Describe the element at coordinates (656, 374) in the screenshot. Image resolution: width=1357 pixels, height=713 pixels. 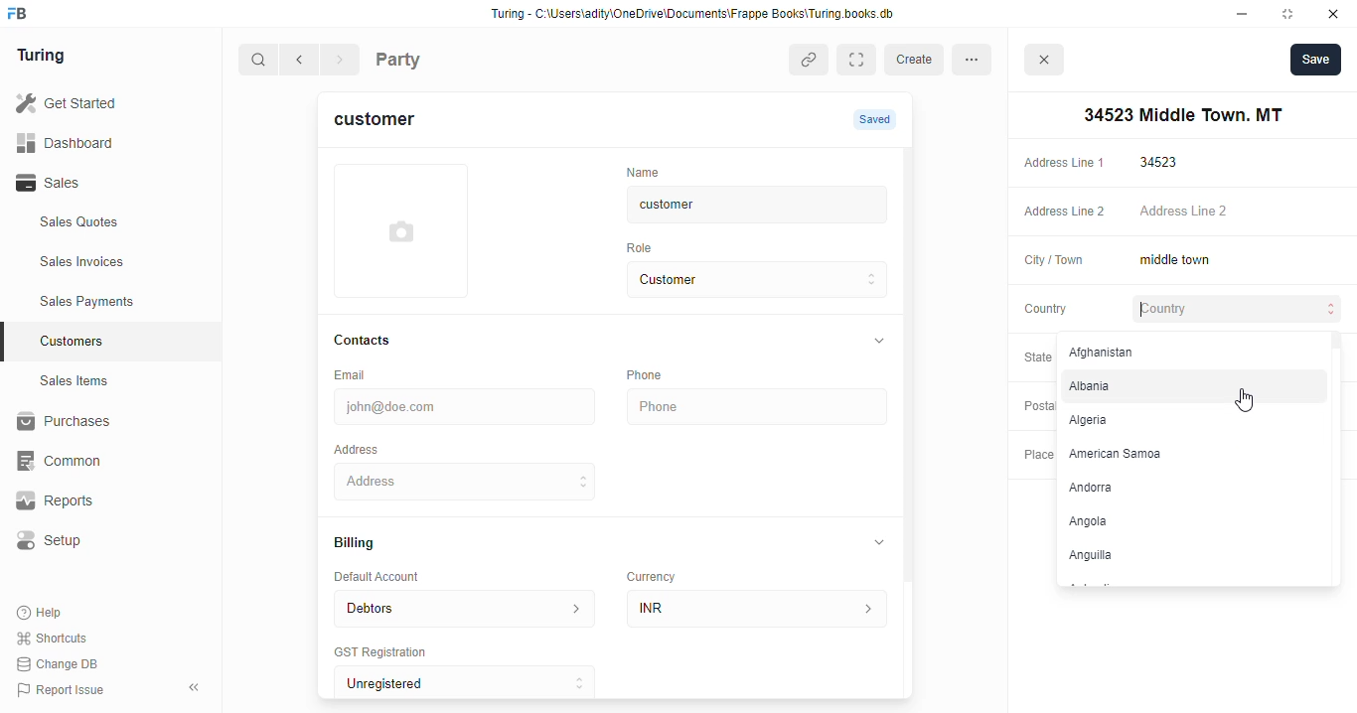
I see `Phone` at that location.